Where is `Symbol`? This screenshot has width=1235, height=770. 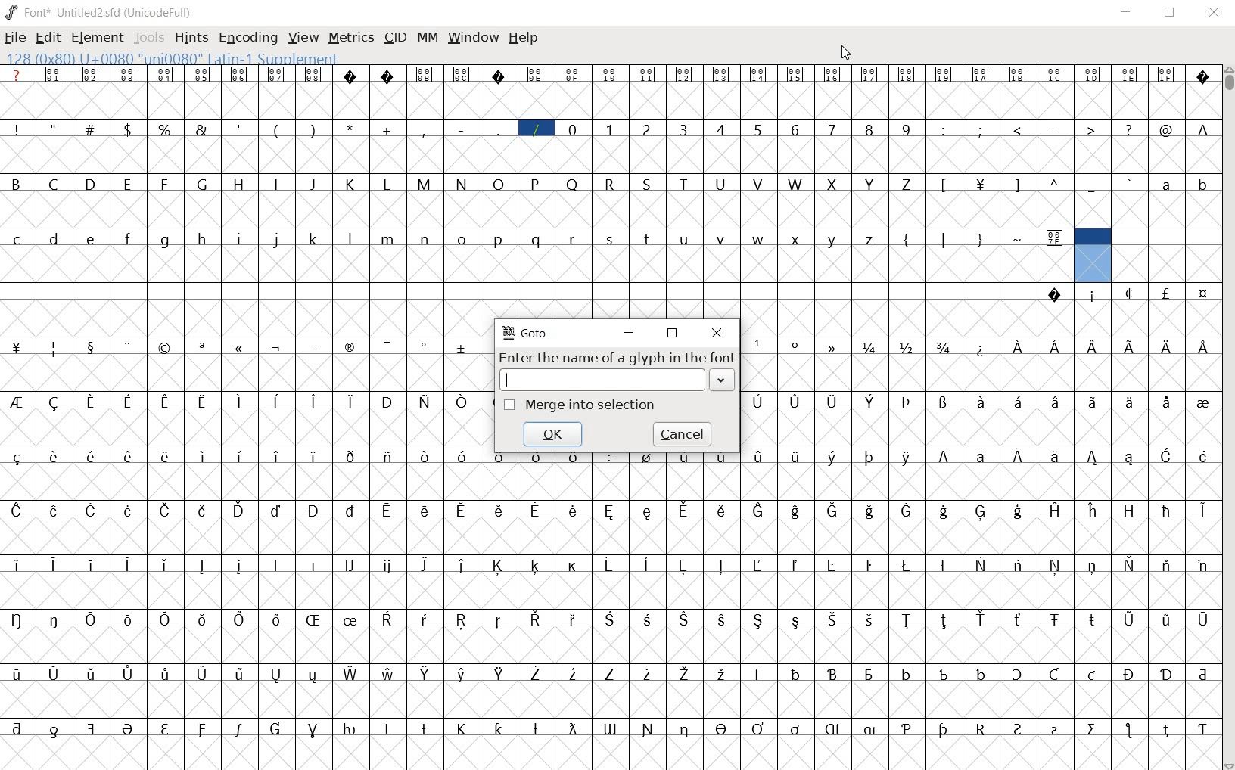
Symbol is located at coordinates (17, 458).